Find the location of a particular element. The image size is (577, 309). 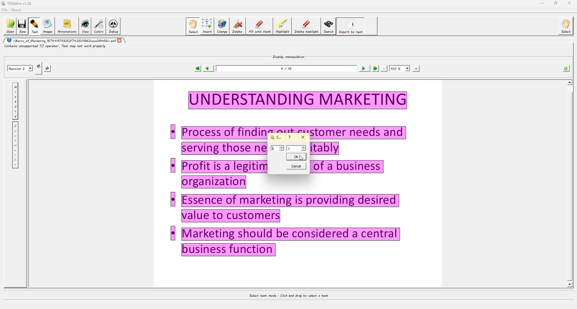

previous page is located at coordinates (208, 69).